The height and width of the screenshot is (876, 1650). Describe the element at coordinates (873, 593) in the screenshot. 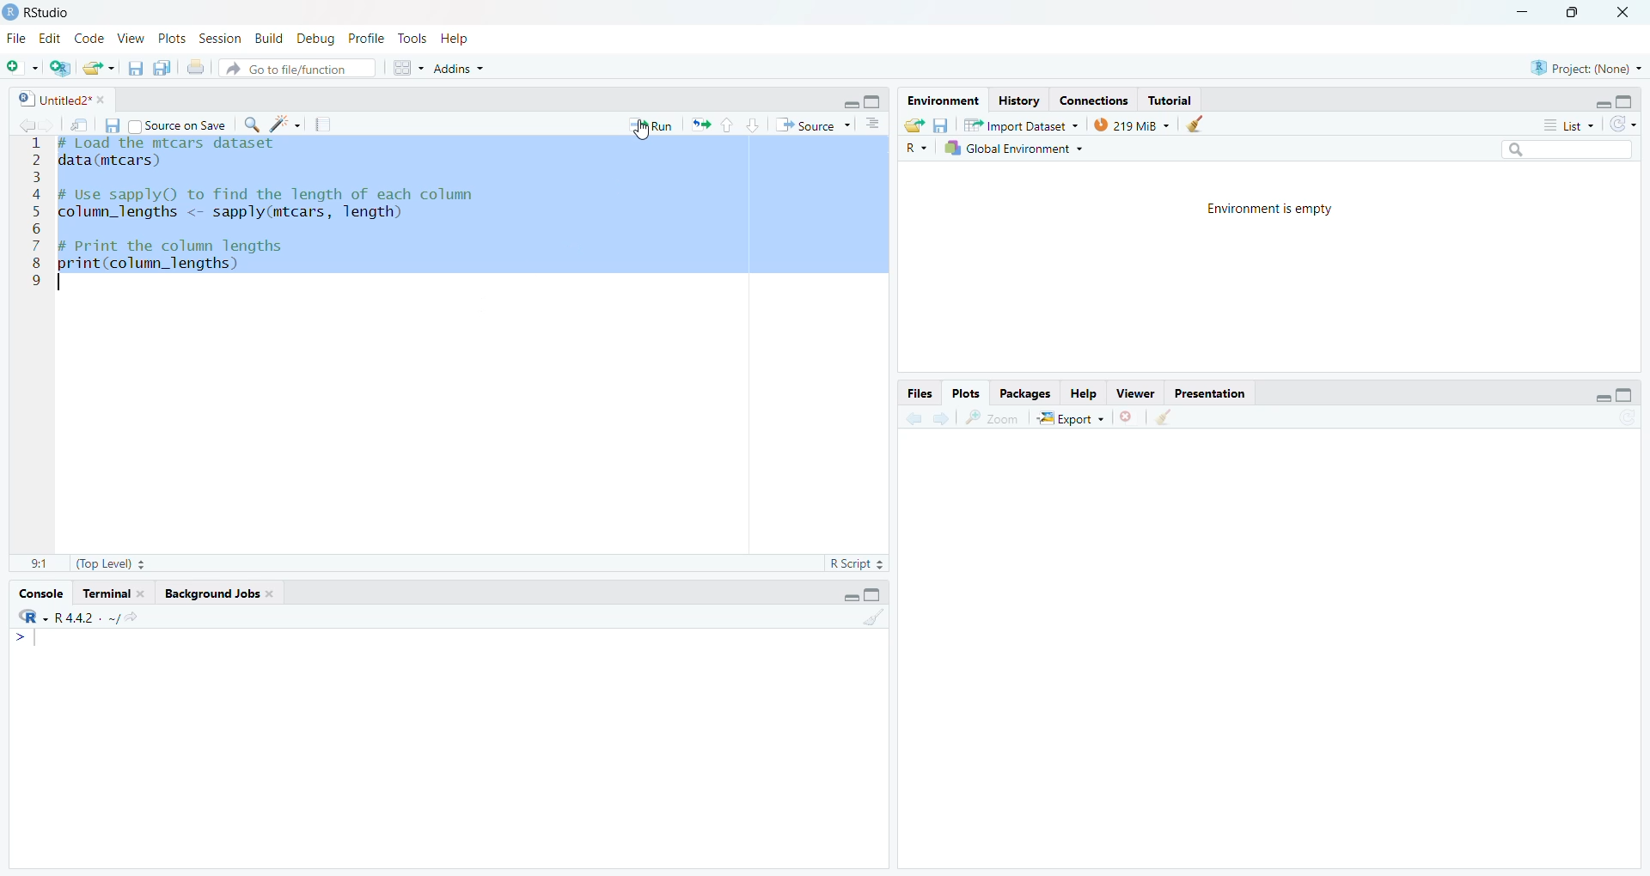

I see `Full Height` at that location.